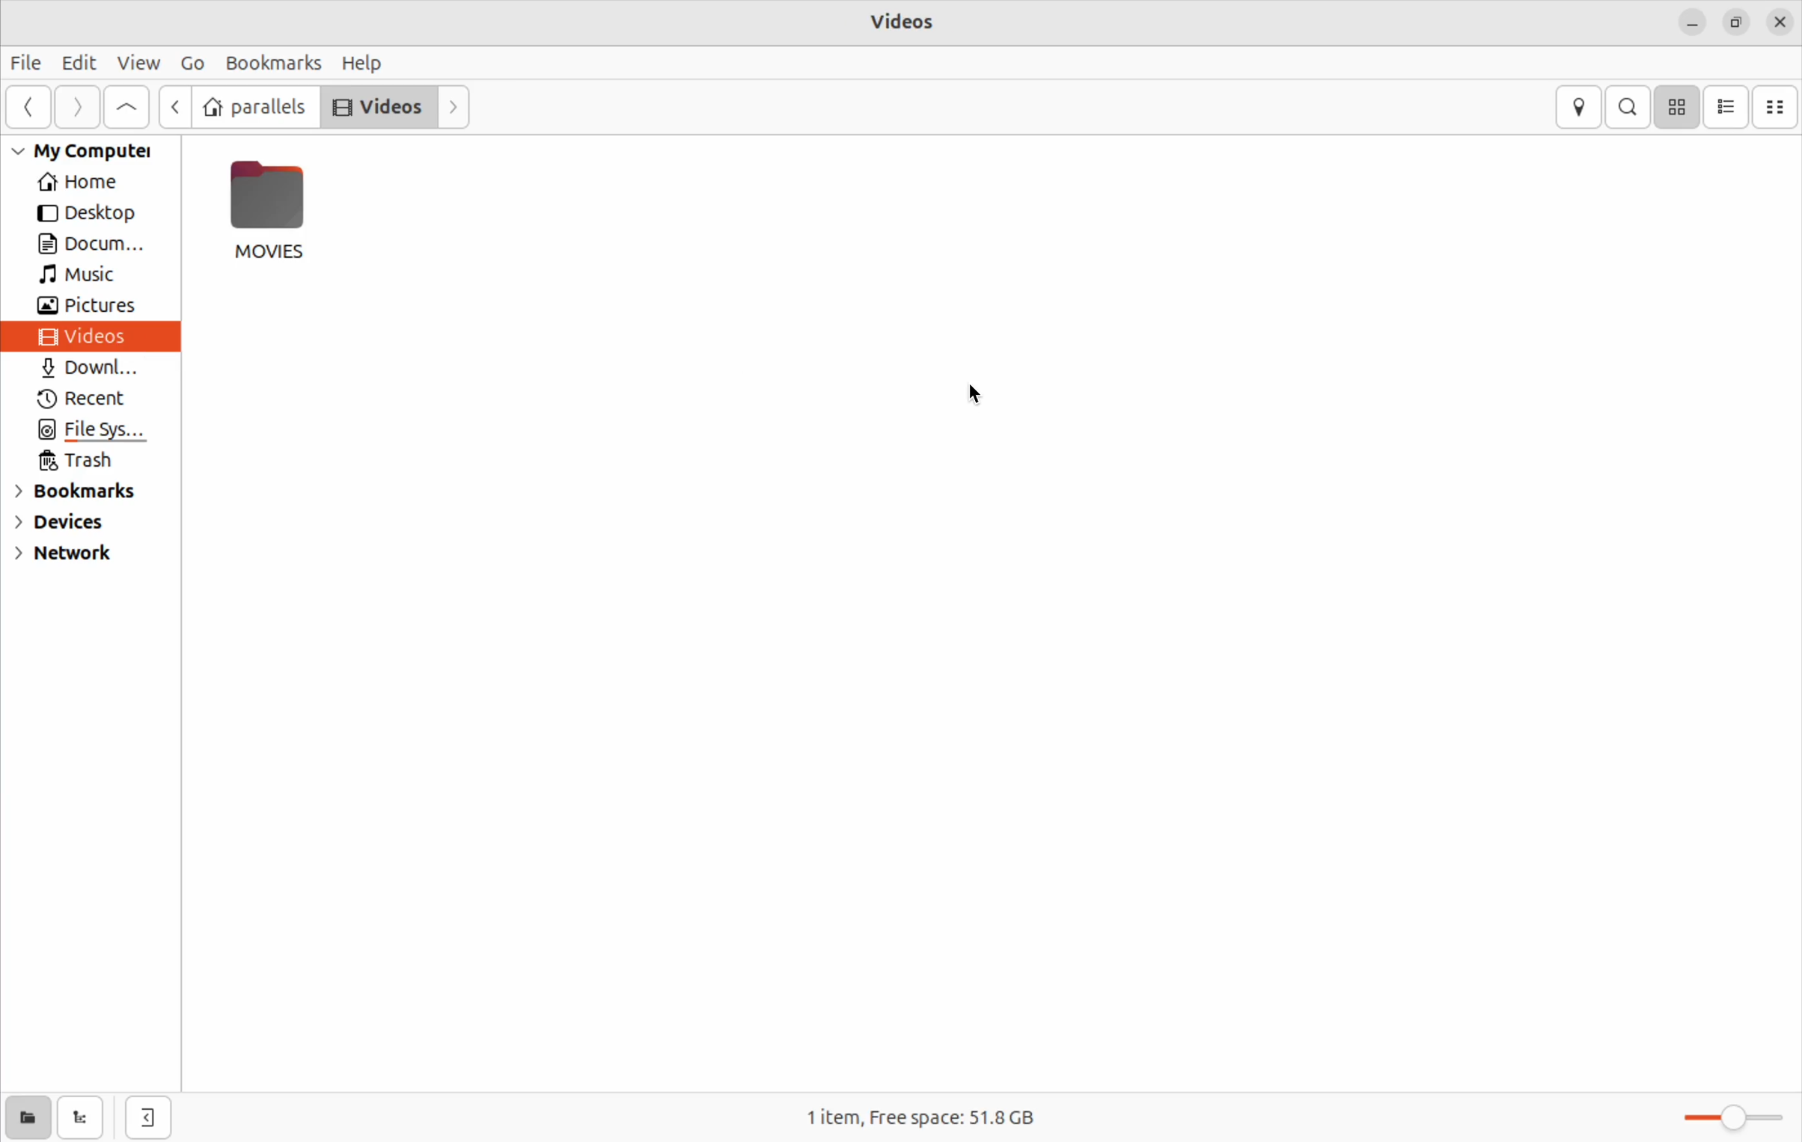 This screenshot has width=1802, height=1142. What do you see at coordinates (28, 106) in the screenshot?
I see `Go previous` at bounding box center [28, 106].